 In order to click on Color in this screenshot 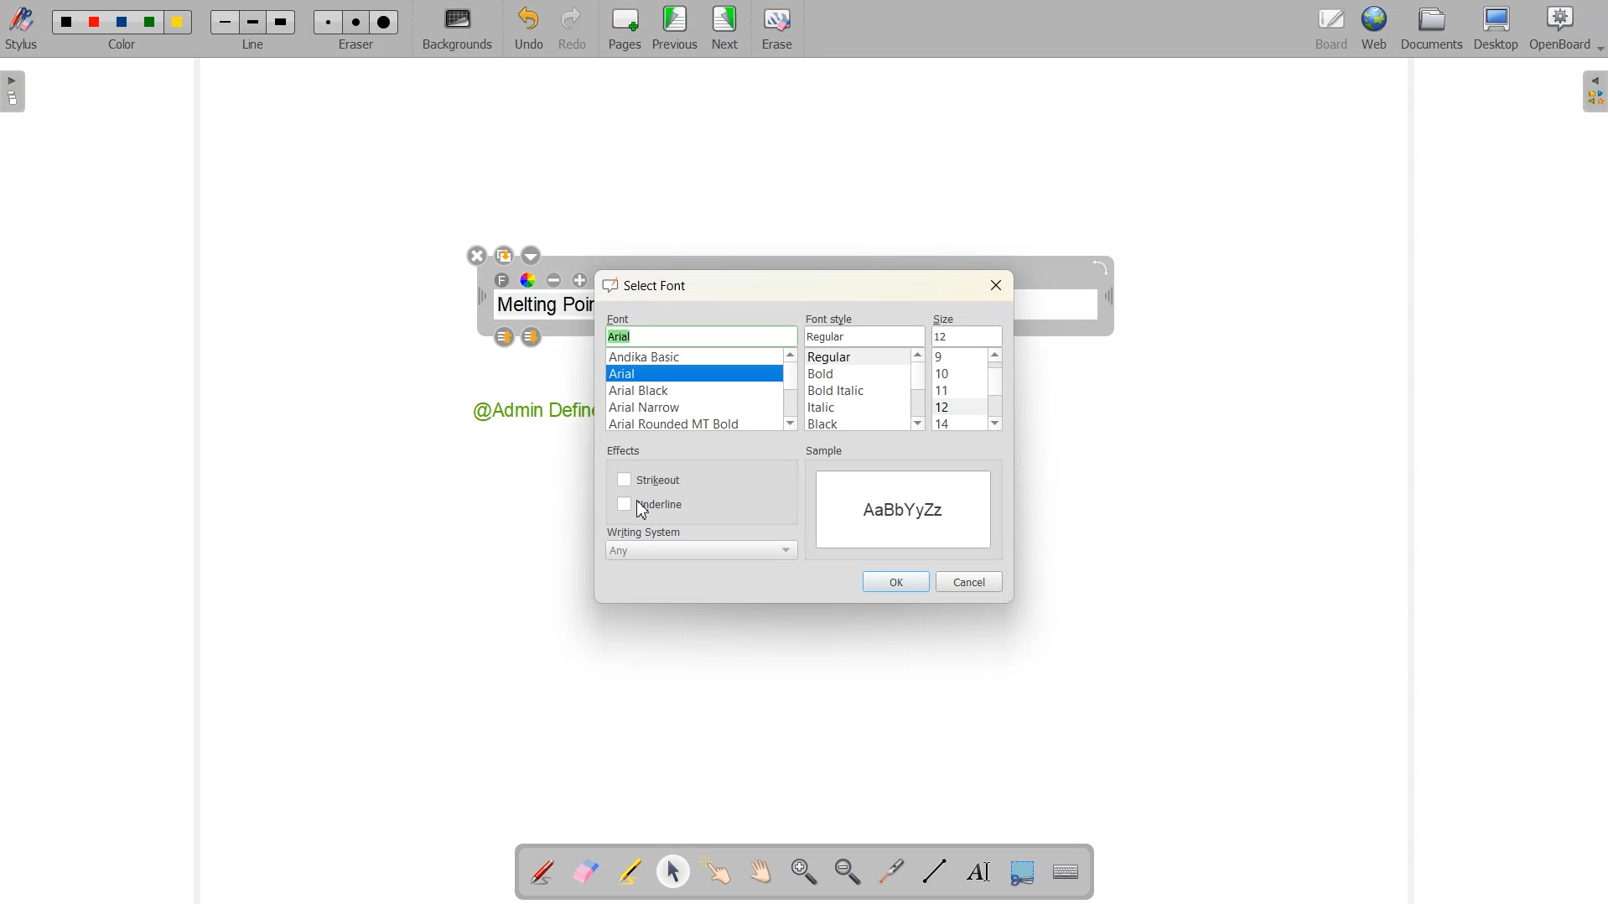, I will do `click(125, 30)`.